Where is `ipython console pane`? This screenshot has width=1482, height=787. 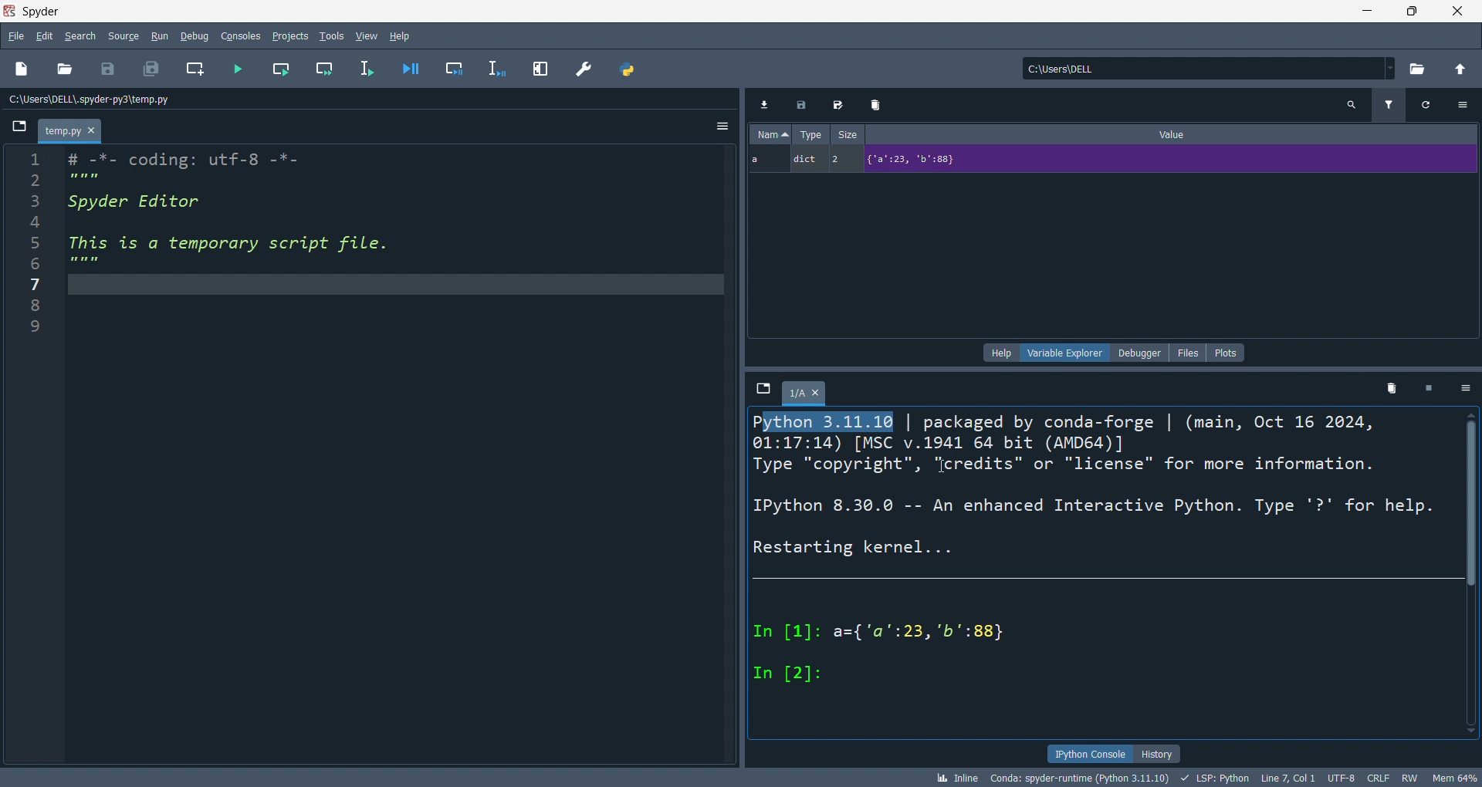
ipython console pane is located at coordinates (1105, 587).